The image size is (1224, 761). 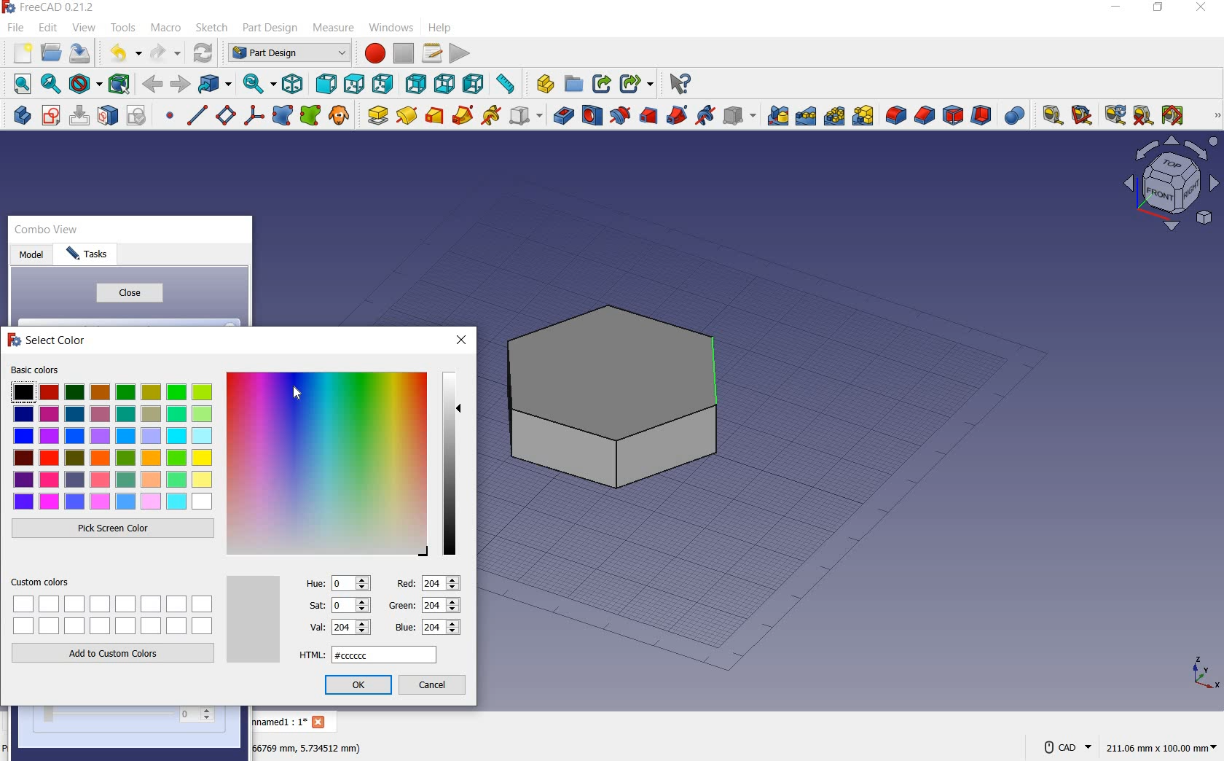 I want to click on what's this?, so click(x=679, y=85).